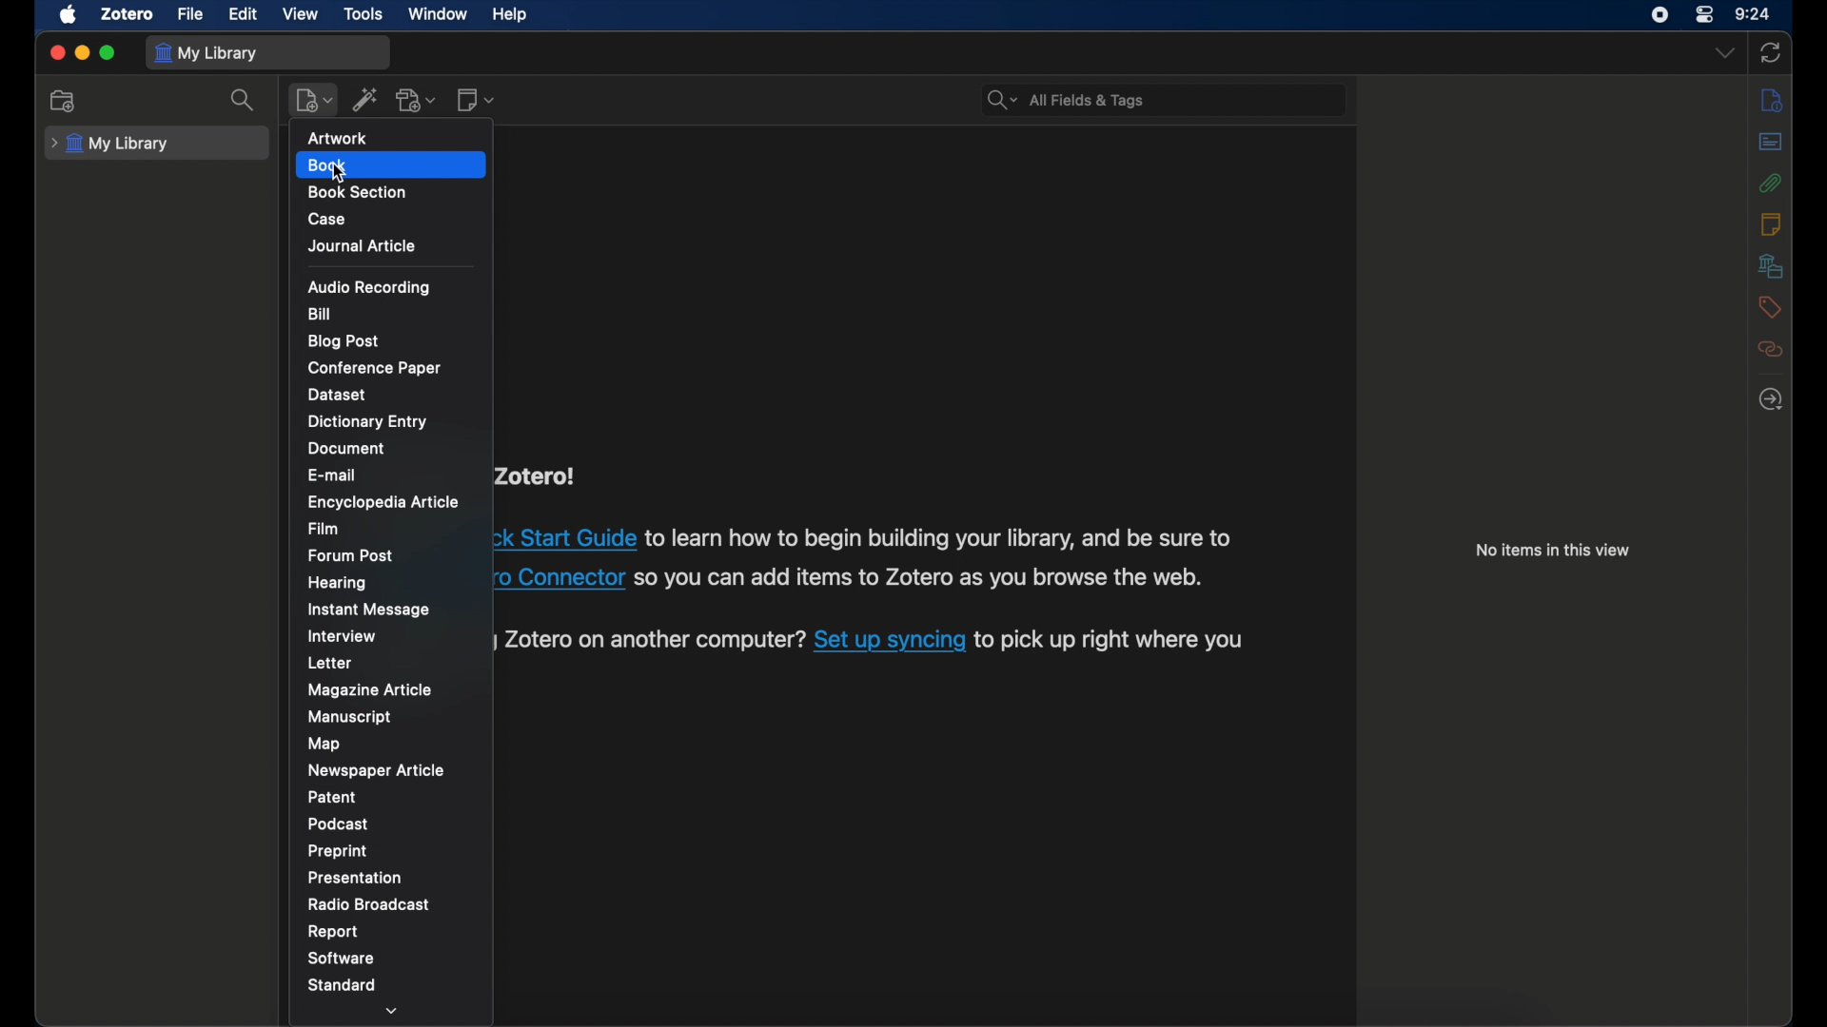 This screenshot has height=1027, width=1827. What do you see at coordinates (338, 582) in the screenshot?
I see `hearing` at bounding box center [338, 582].